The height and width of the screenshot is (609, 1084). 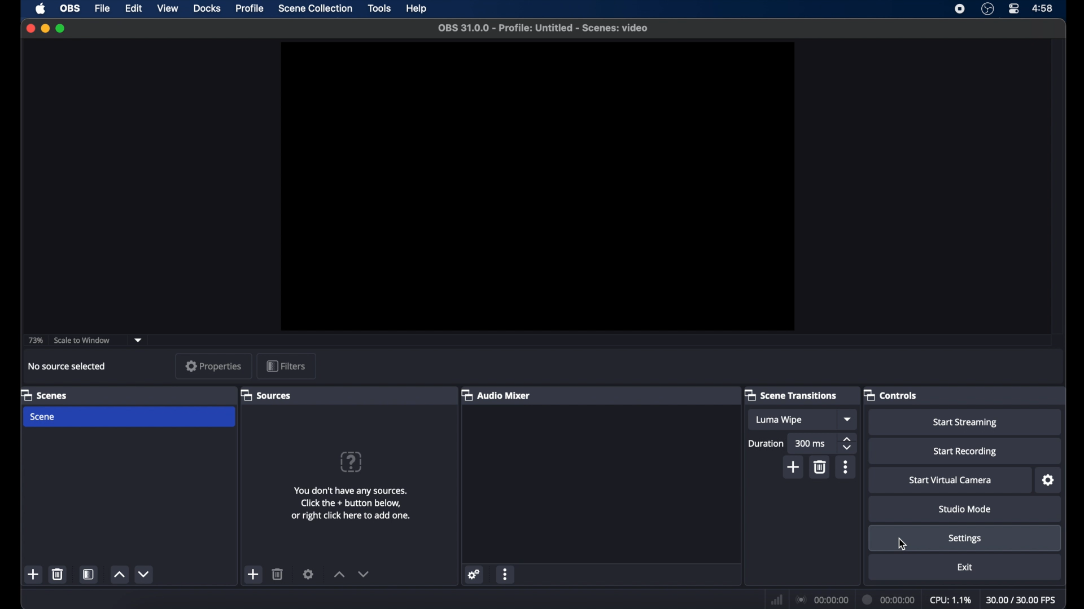 What do you see at coordinates (104, 8) in the screenshot?
I see `file` at bounding box center [104, 8].